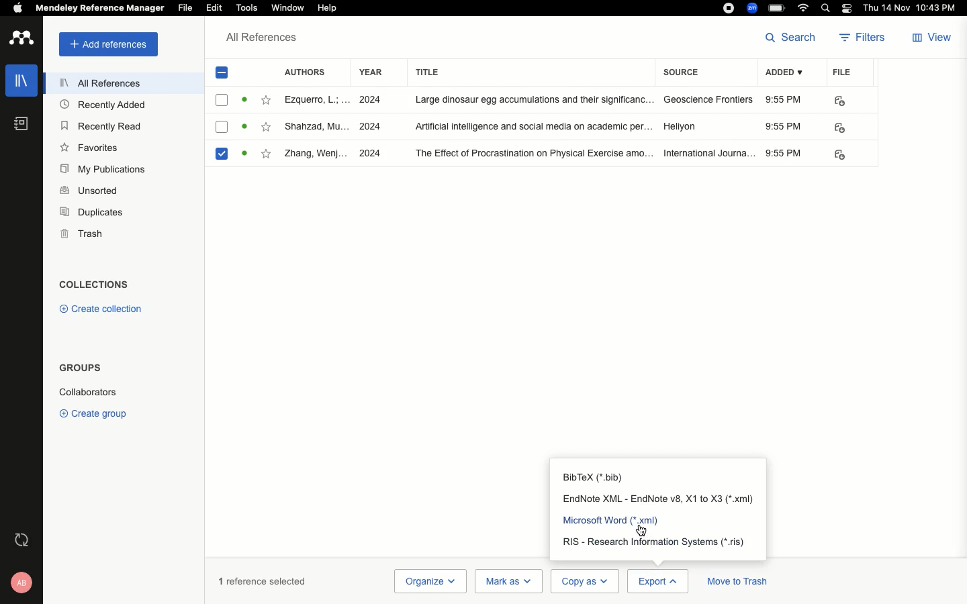 Image resolution: width=967 pixels, height=604 pixels. Describe the element at coordinates (784, 99) in the screenshot. I see `9:55 PM` at that location.